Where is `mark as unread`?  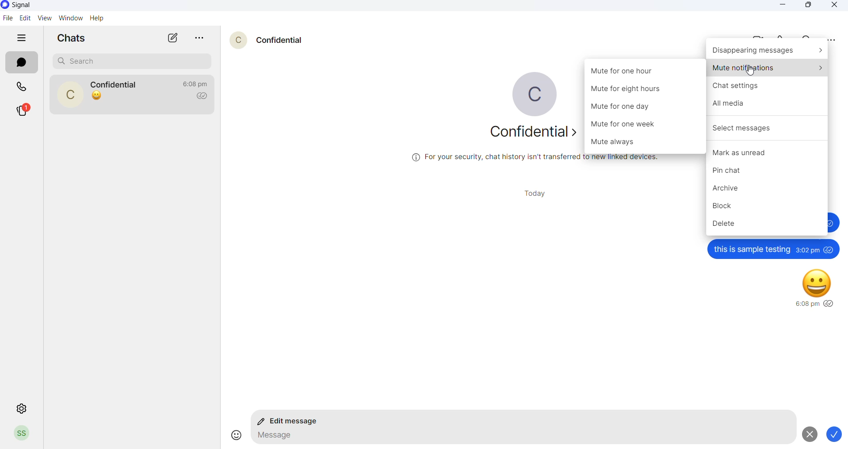 mark as unread is located at coordinates (768, 149).